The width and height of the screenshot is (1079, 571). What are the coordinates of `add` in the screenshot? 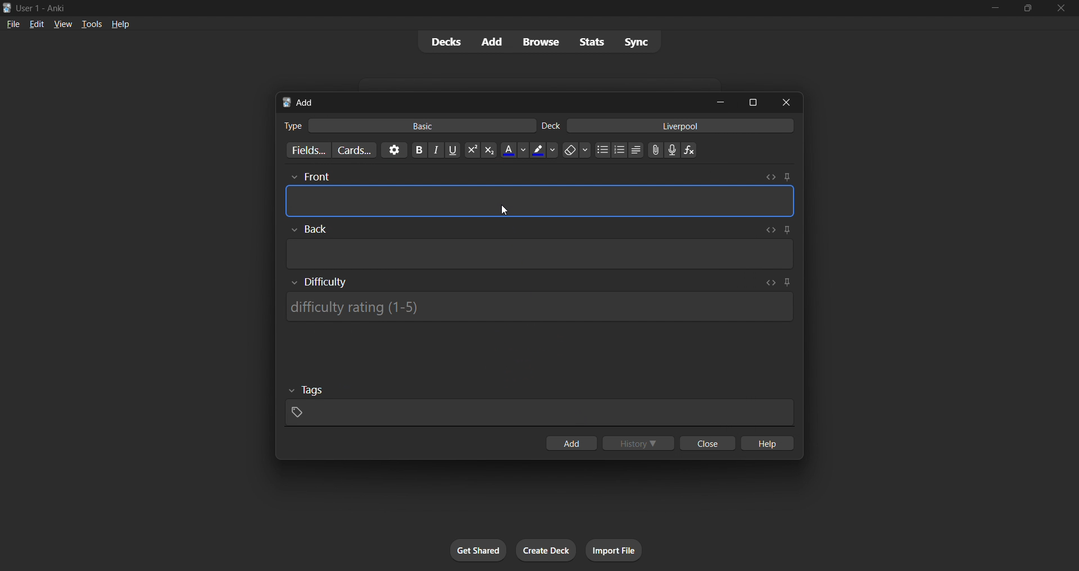 It's located at (493, 42).